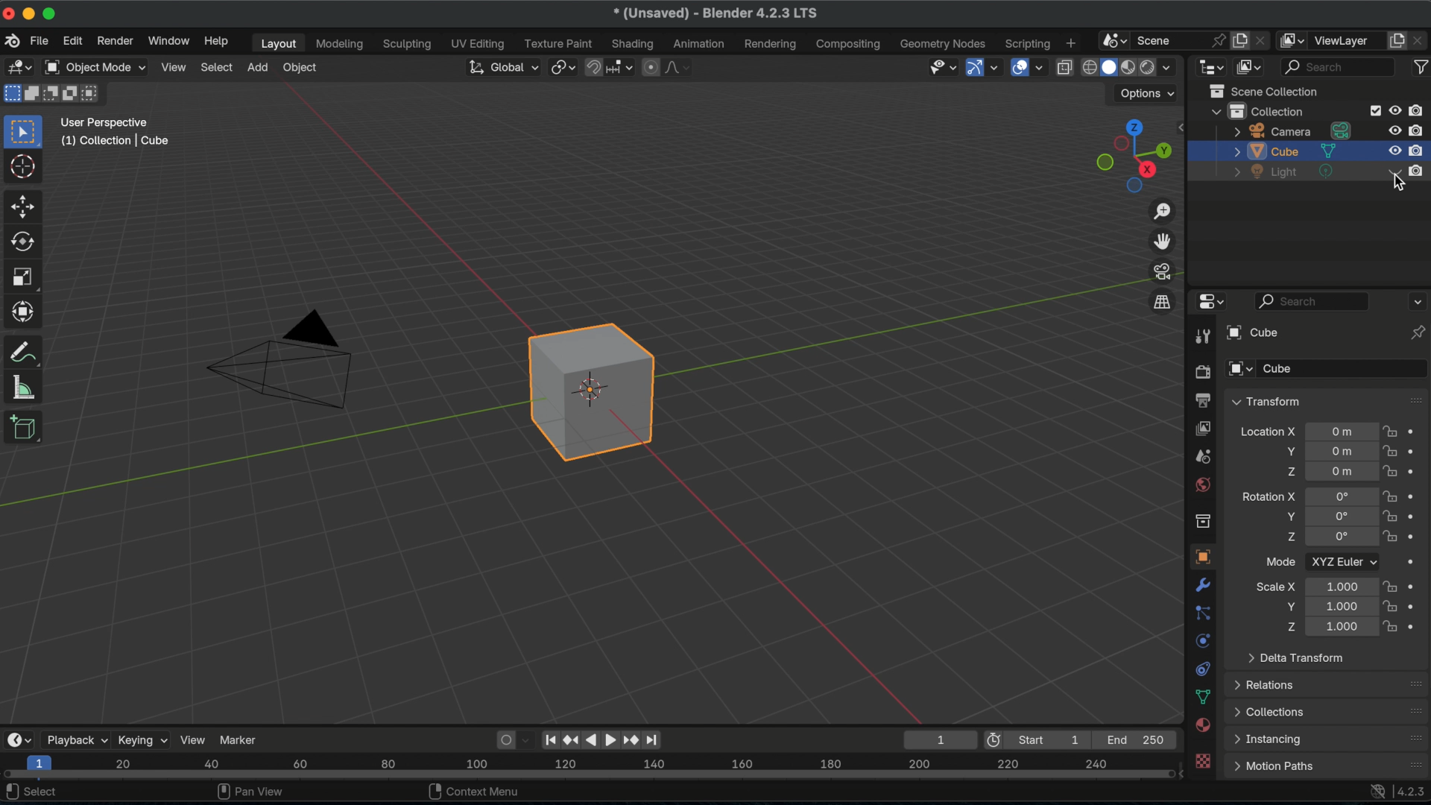  What do you see at coordinates (1269, 685) in the screenshot?
I see `relations` at bounding box center [1269, 685].